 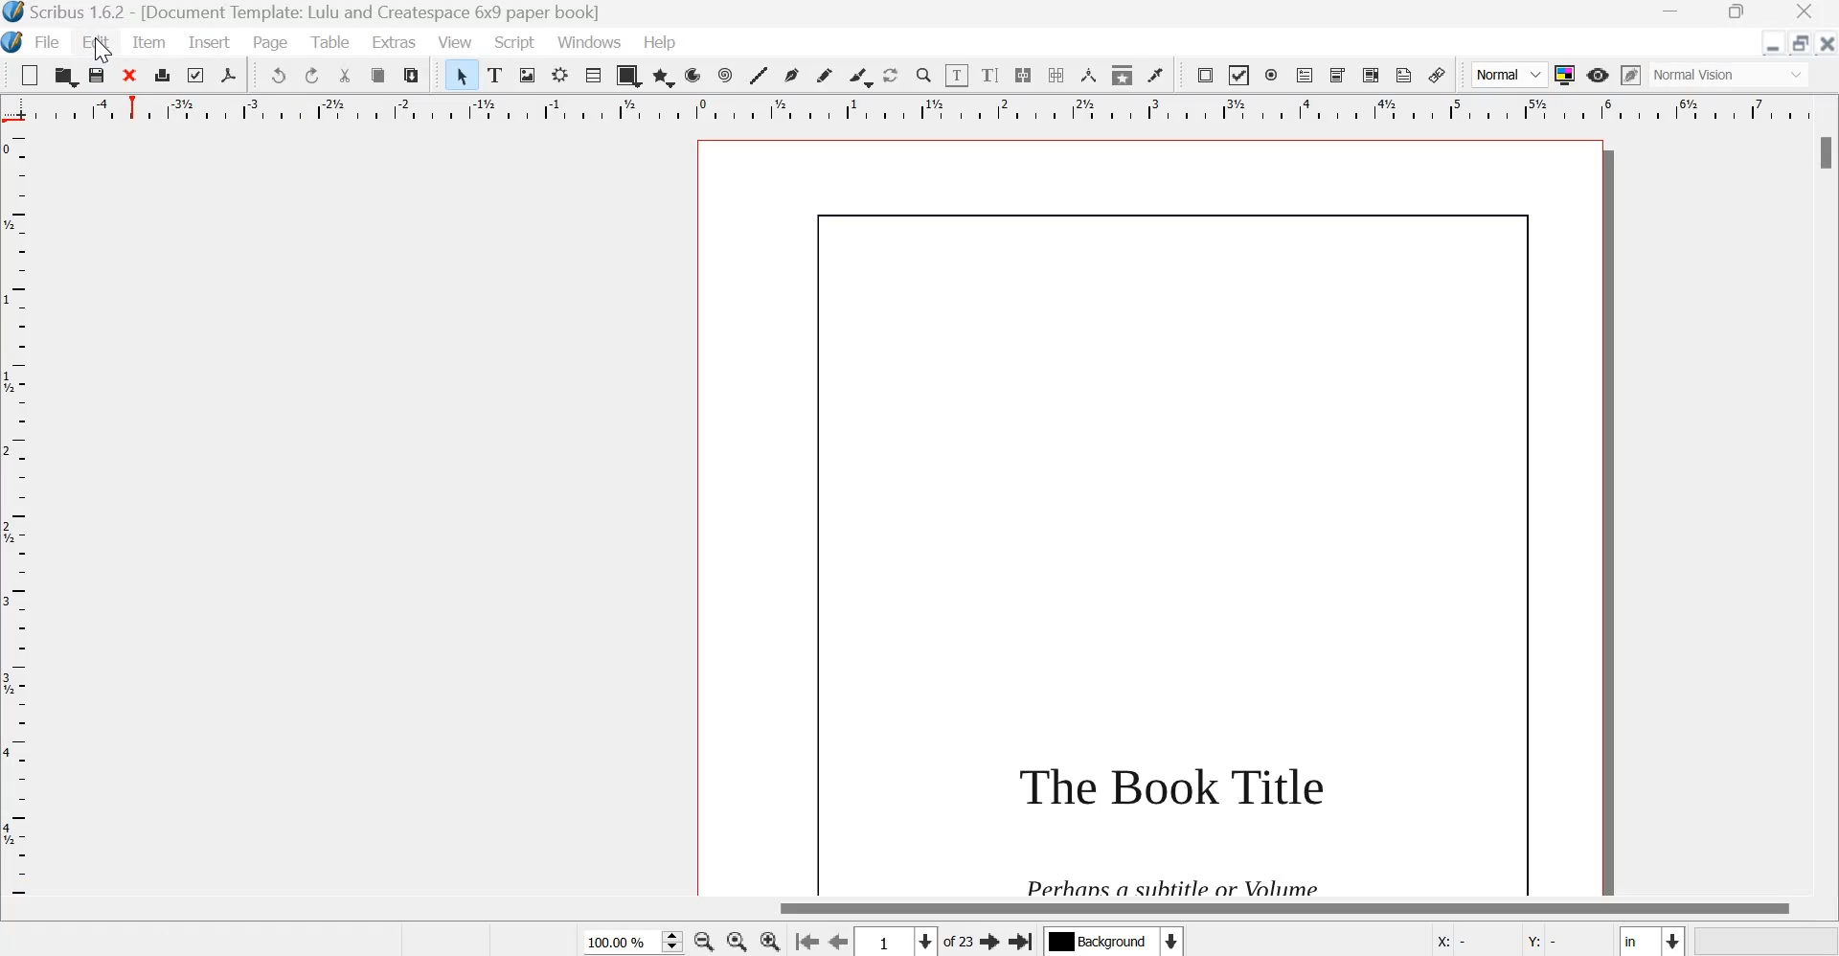 What do you see at coordinates (231, 76) in the screenshot?
I see `save as pdf` at bounding box center [231, 76].